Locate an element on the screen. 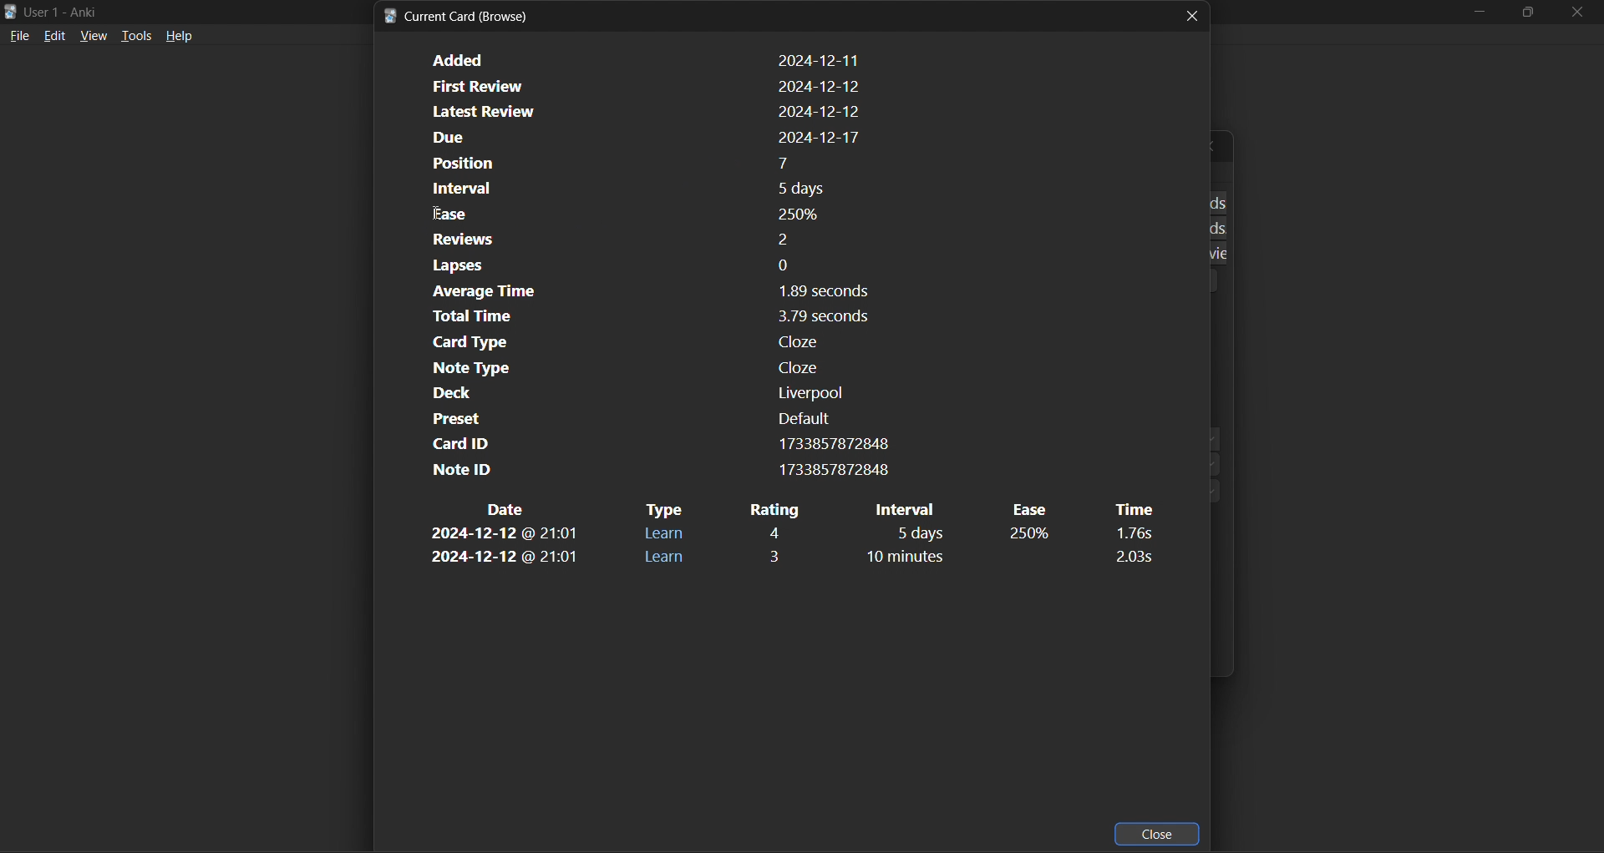 This screenshot has width=1604, height=853. close is located at coordinates (1159, 833).